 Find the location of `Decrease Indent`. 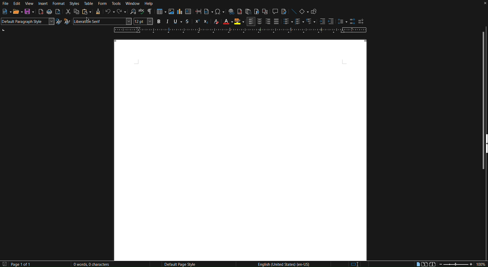

Decrease Indent is located at coordinates (331, 22).